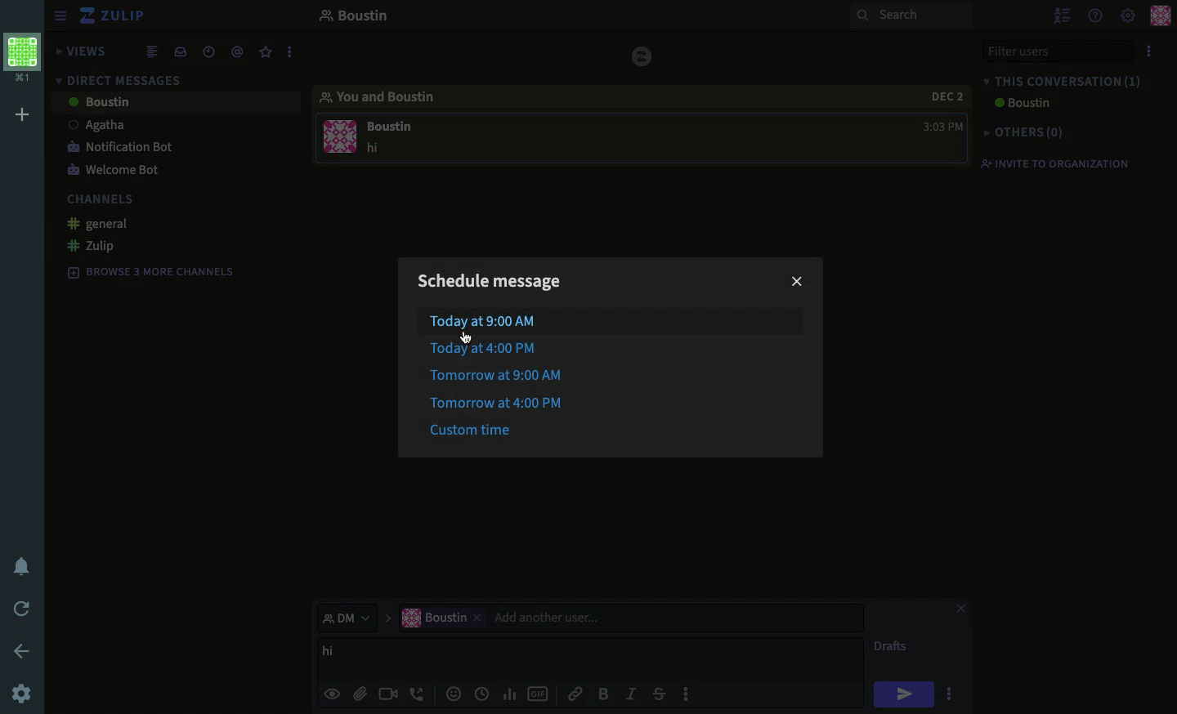  I want to click on general, so click(97, 225).